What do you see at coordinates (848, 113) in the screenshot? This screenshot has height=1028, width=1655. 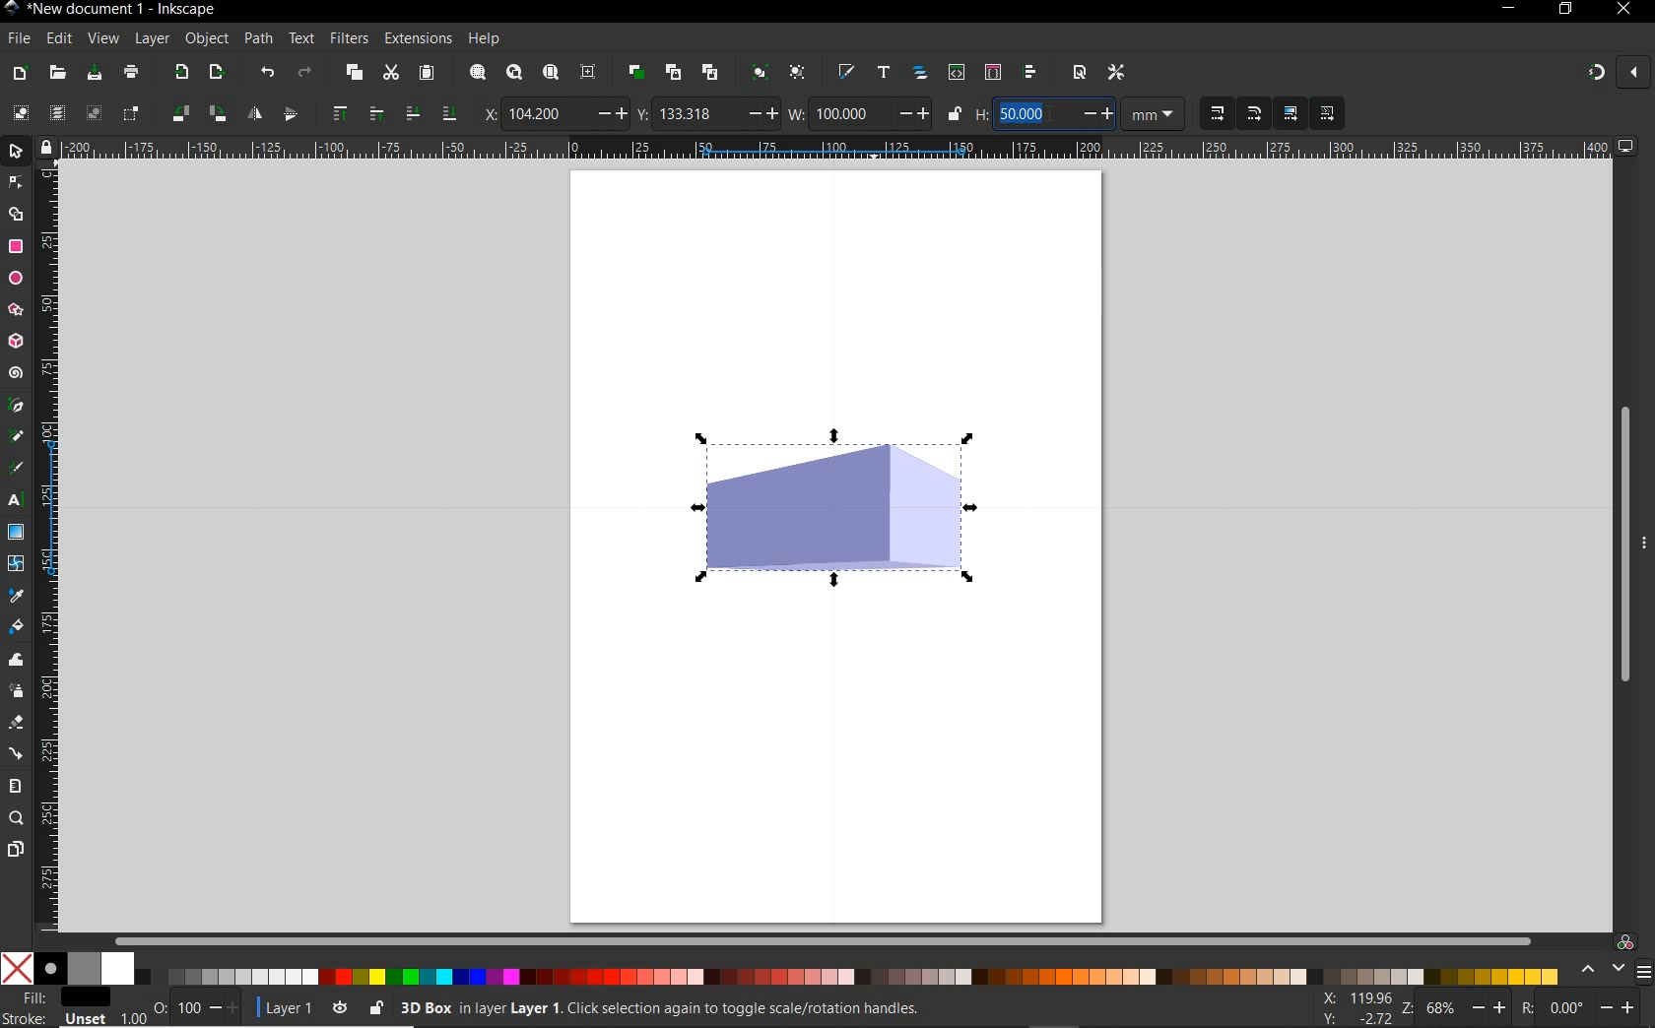 I see `100` at bounding box center [848, 113].